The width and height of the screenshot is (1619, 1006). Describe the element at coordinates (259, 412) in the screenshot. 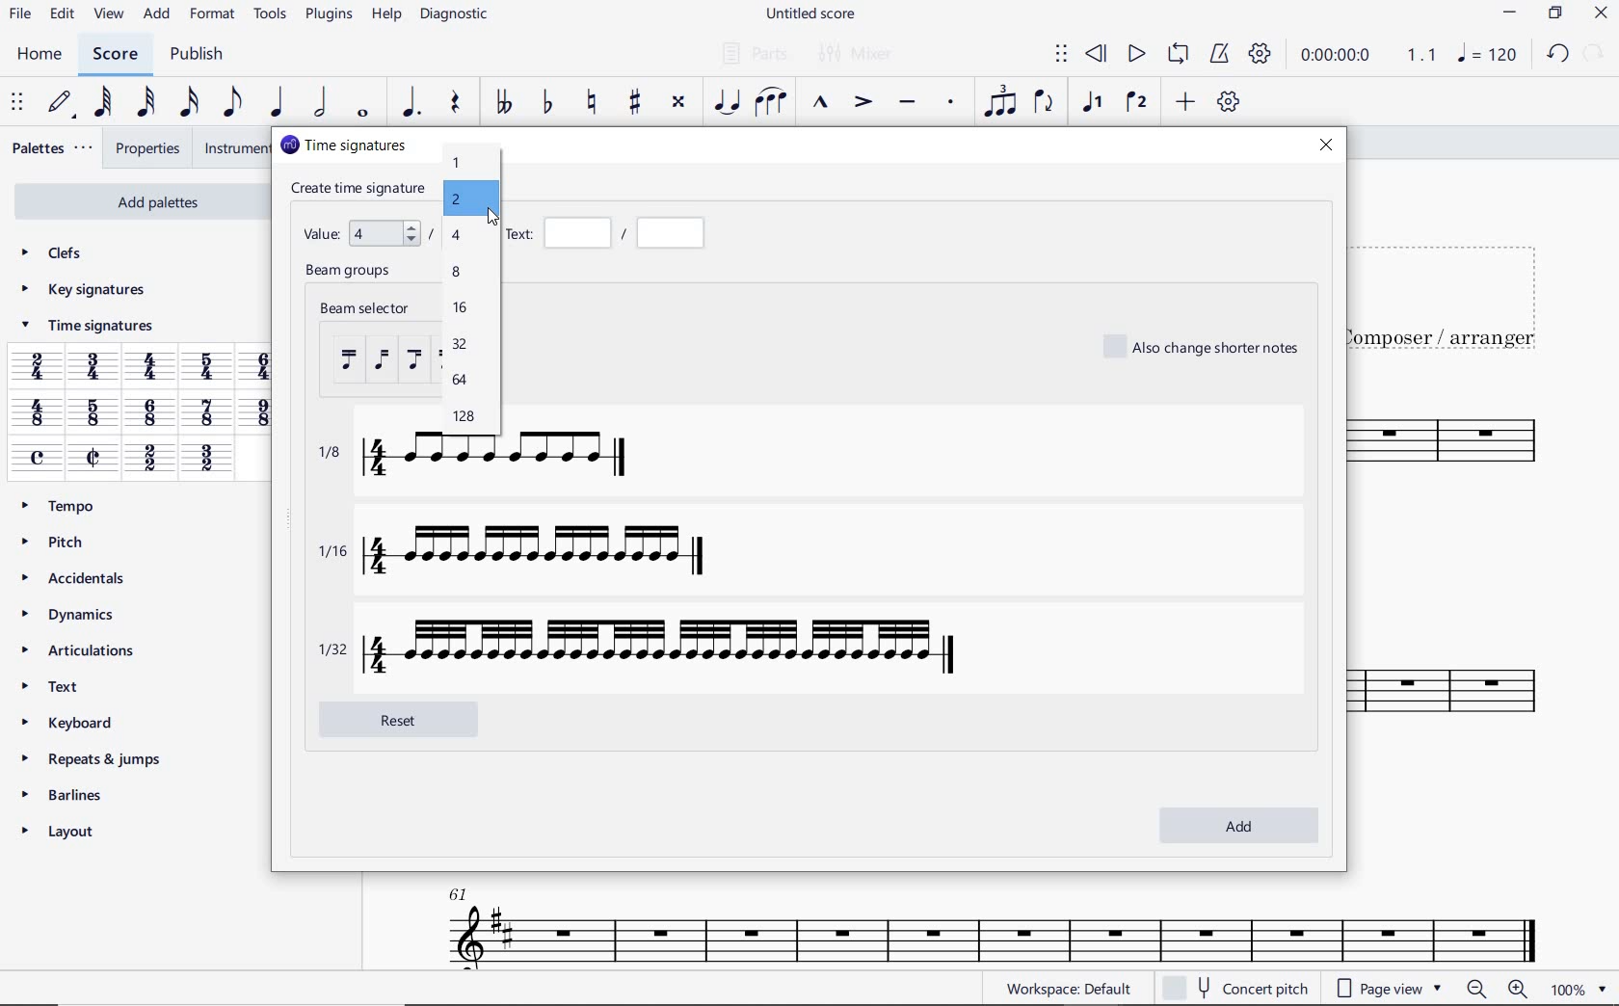

I see `9/8` at that location.